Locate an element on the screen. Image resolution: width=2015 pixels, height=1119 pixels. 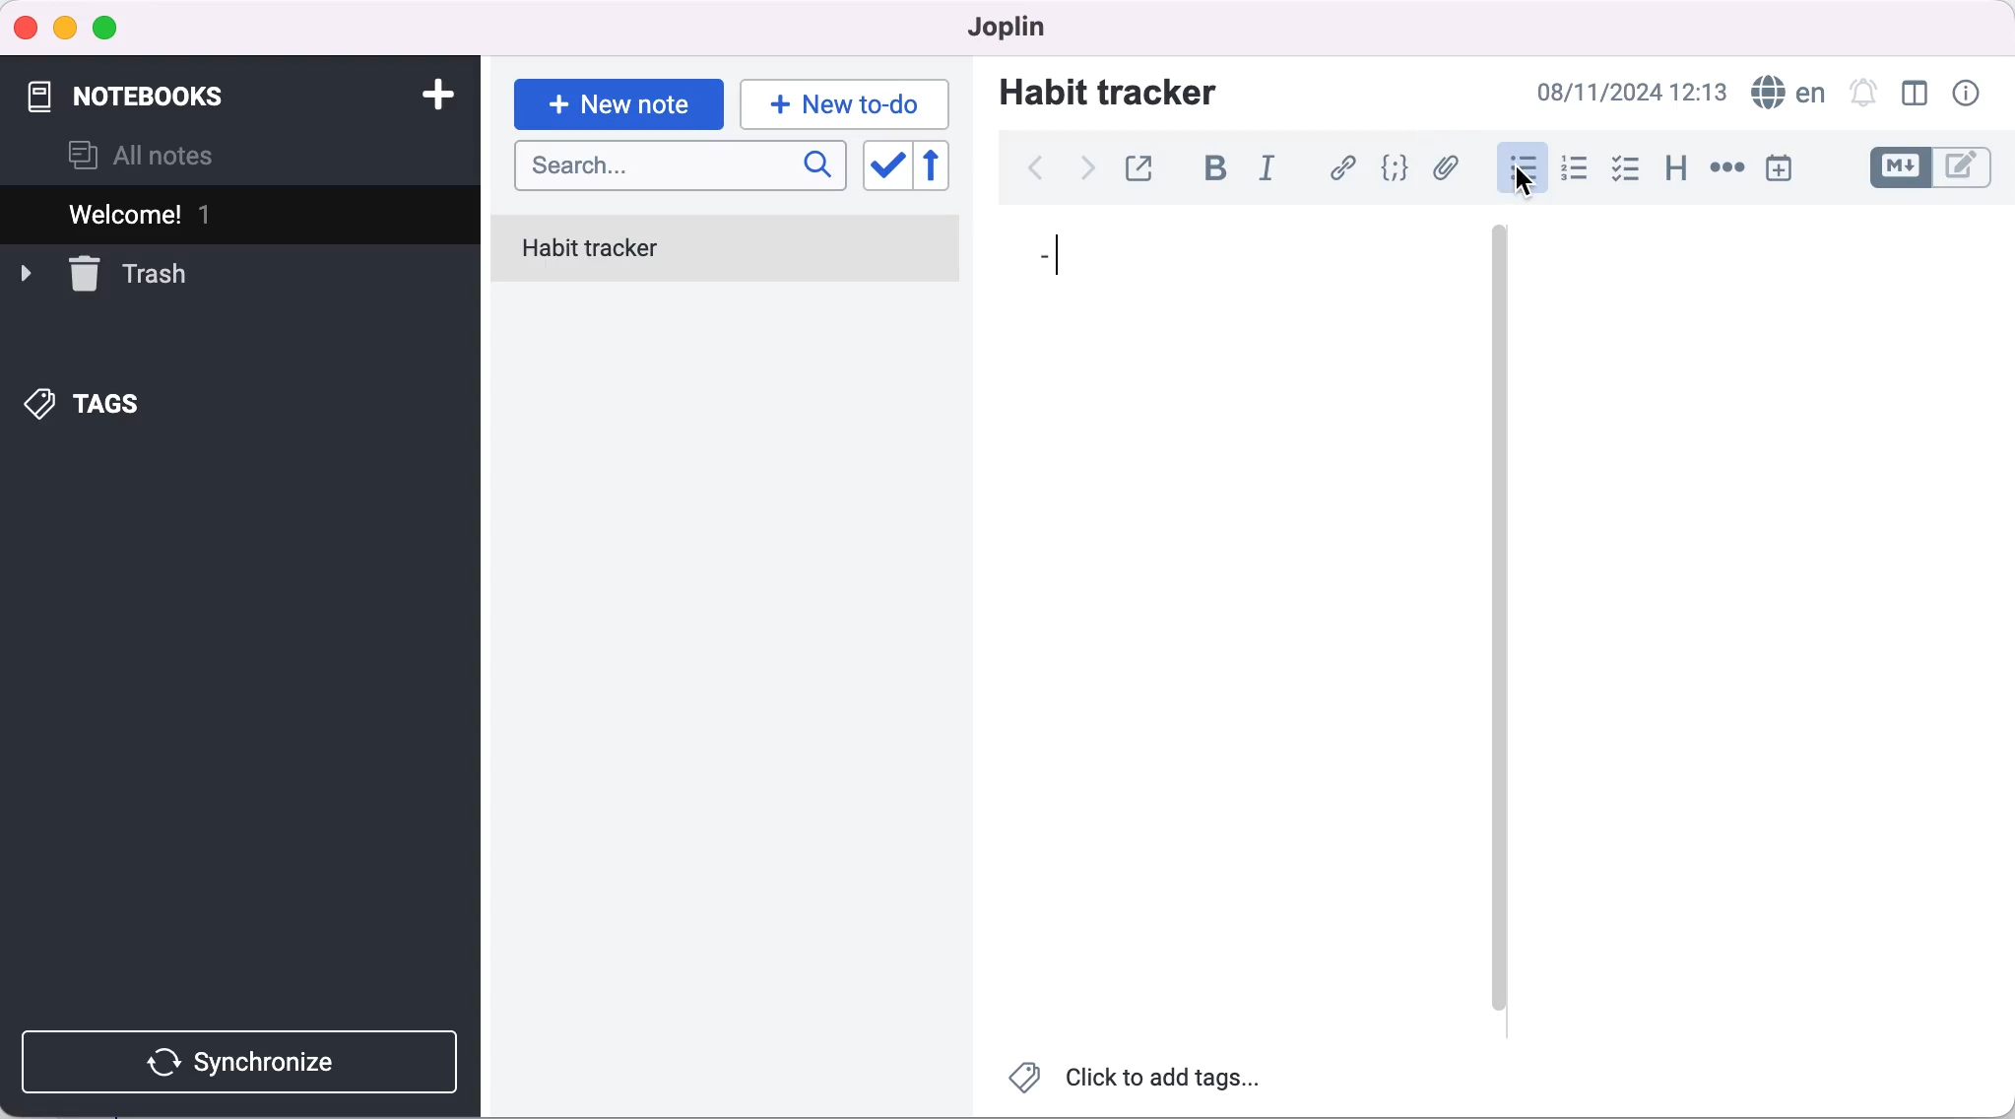
habit tracker is located at coordinates (1108, 91).